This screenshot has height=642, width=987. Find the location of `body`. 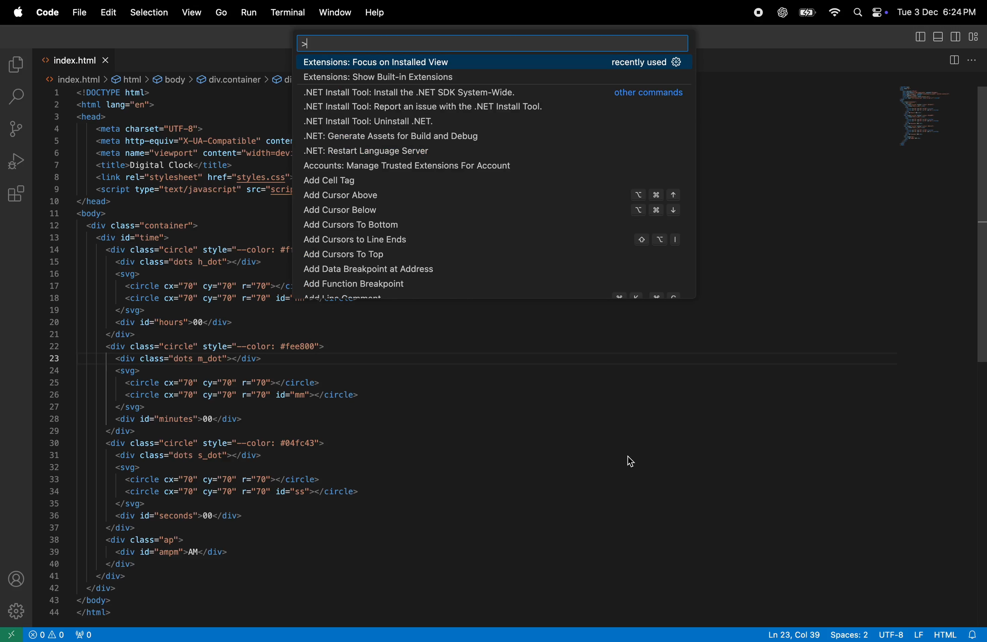

body is located at coordinates (173, 80).